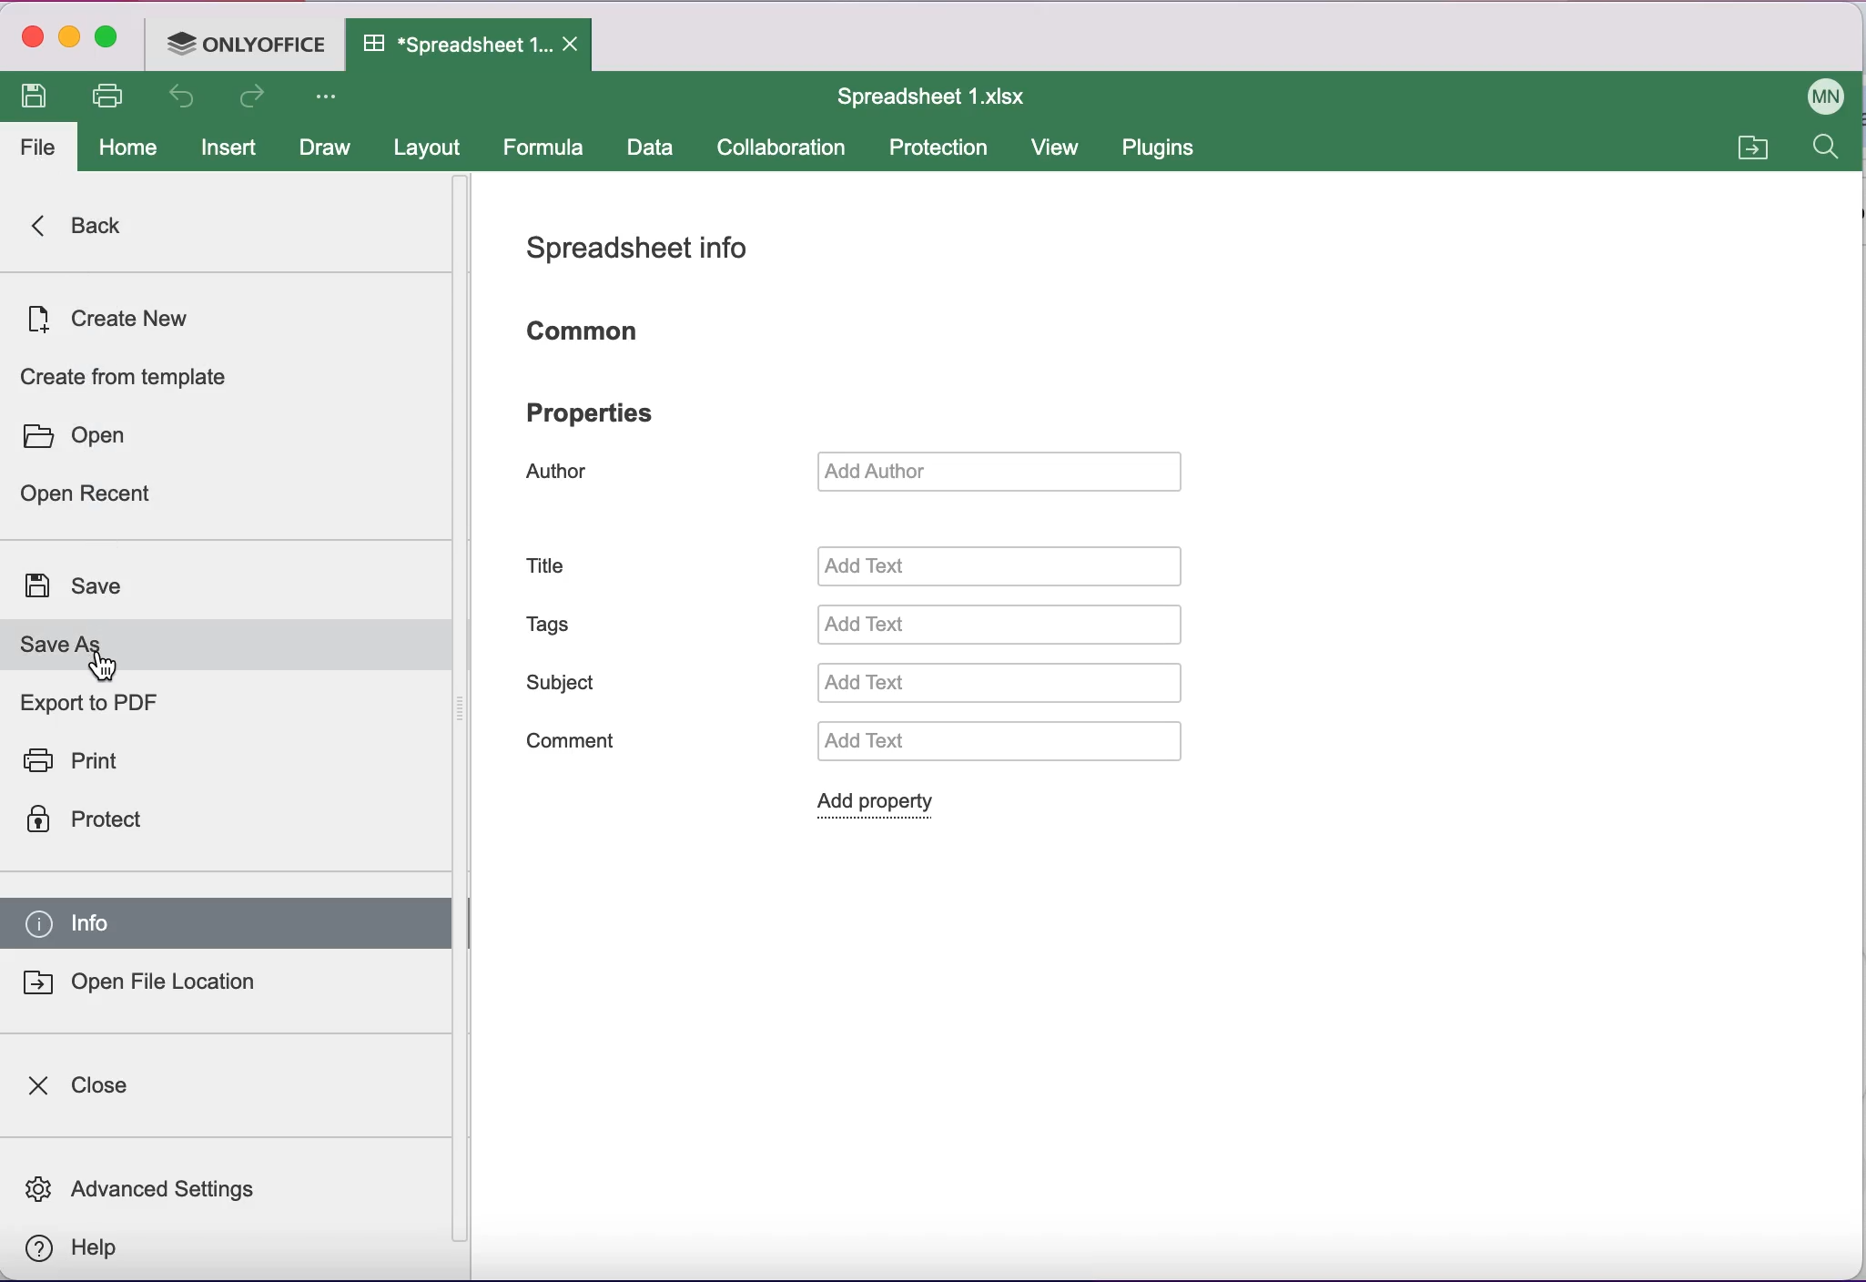 This screenshot has width=1866, height=1282. What do you see at coordinates (654, 149) in the screenshot?
I see `data` at bounding box center [654, 149].